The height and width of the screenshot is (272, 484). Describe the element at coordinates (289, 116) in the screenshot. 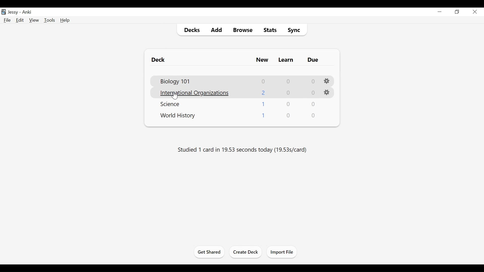

I see `Learn Card Count` at that location.